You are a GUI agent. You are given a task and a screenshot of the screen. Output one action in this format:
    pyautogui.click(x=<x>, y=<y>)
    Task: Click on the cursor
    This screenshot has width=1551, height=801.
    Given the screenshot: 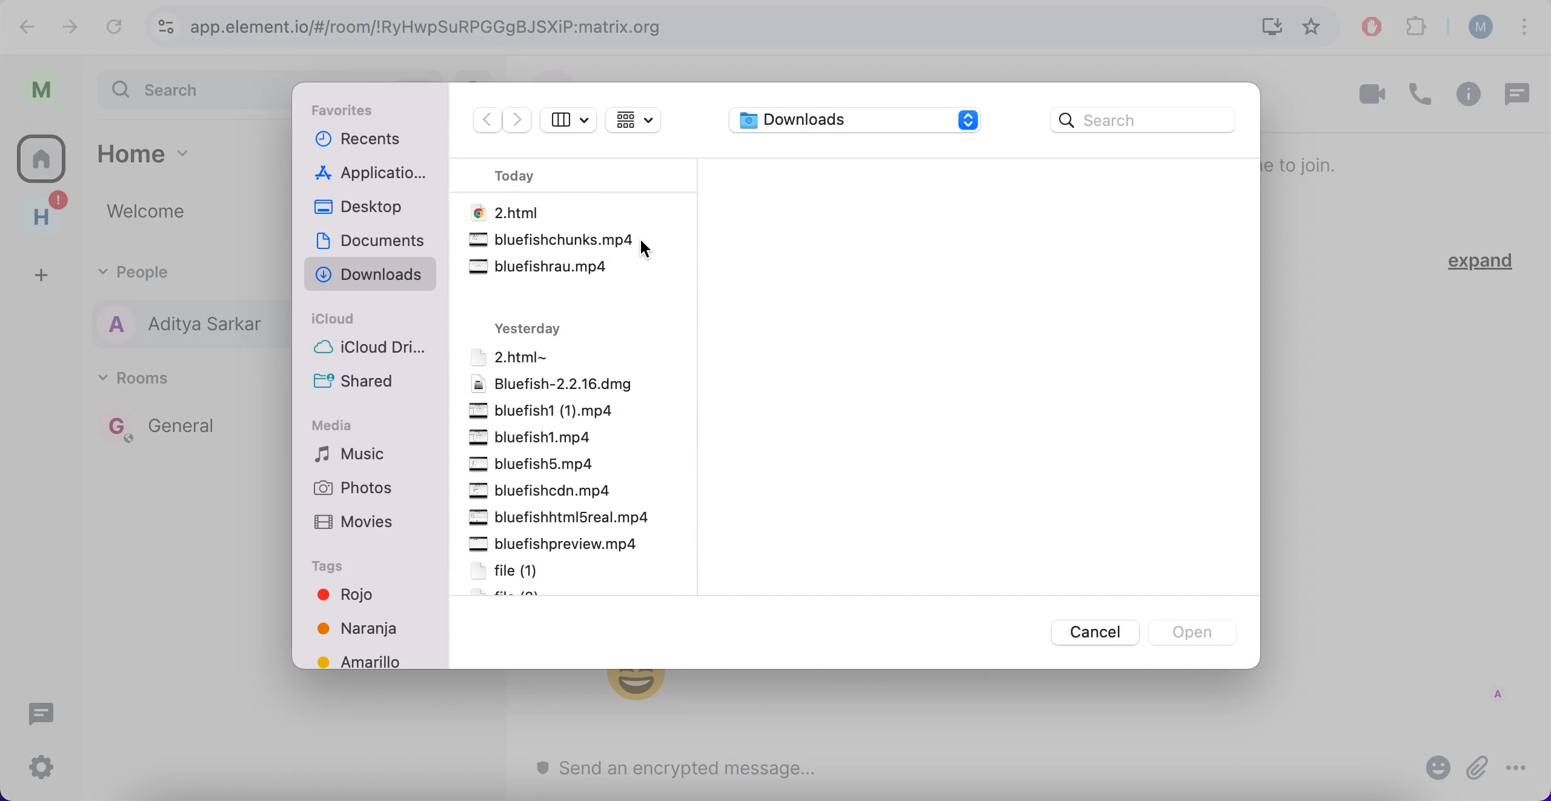 What is the action you would take?
    pyautogui.click(x=646, y=250)
    